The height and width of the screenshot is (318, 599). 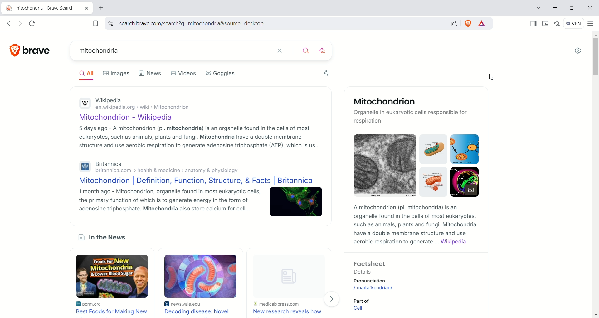 What do you see at coordinates (491, 77) in the screenshot?
I see `Cursor` at bounding box center [491, 77].